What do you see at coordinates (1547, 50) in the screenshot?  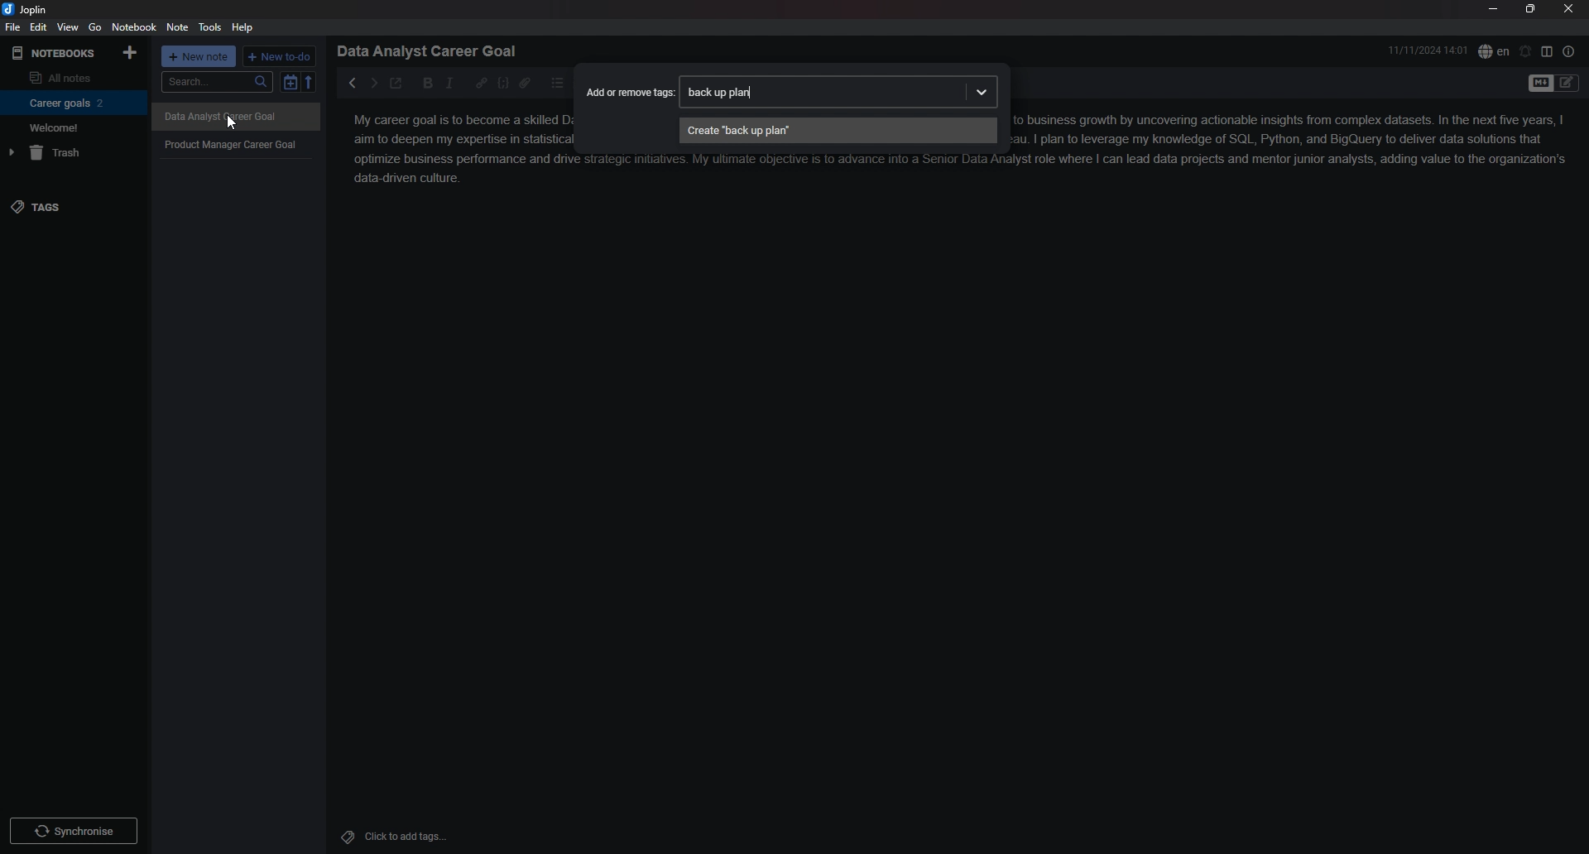 I see `toggle editor layout` at bounding box center [1547, 50].